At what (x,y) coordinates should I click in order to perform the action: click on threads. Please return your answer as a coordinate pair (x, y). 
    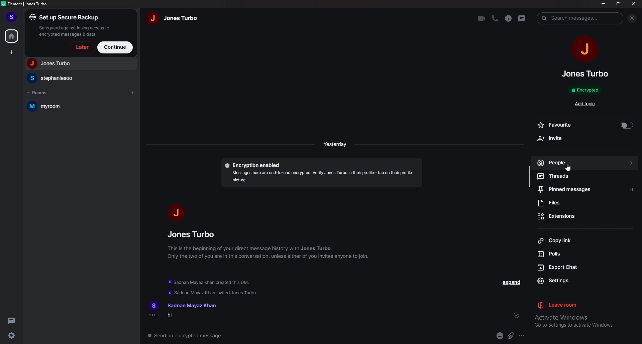
    Looking at the image, I should click on (522, 18).